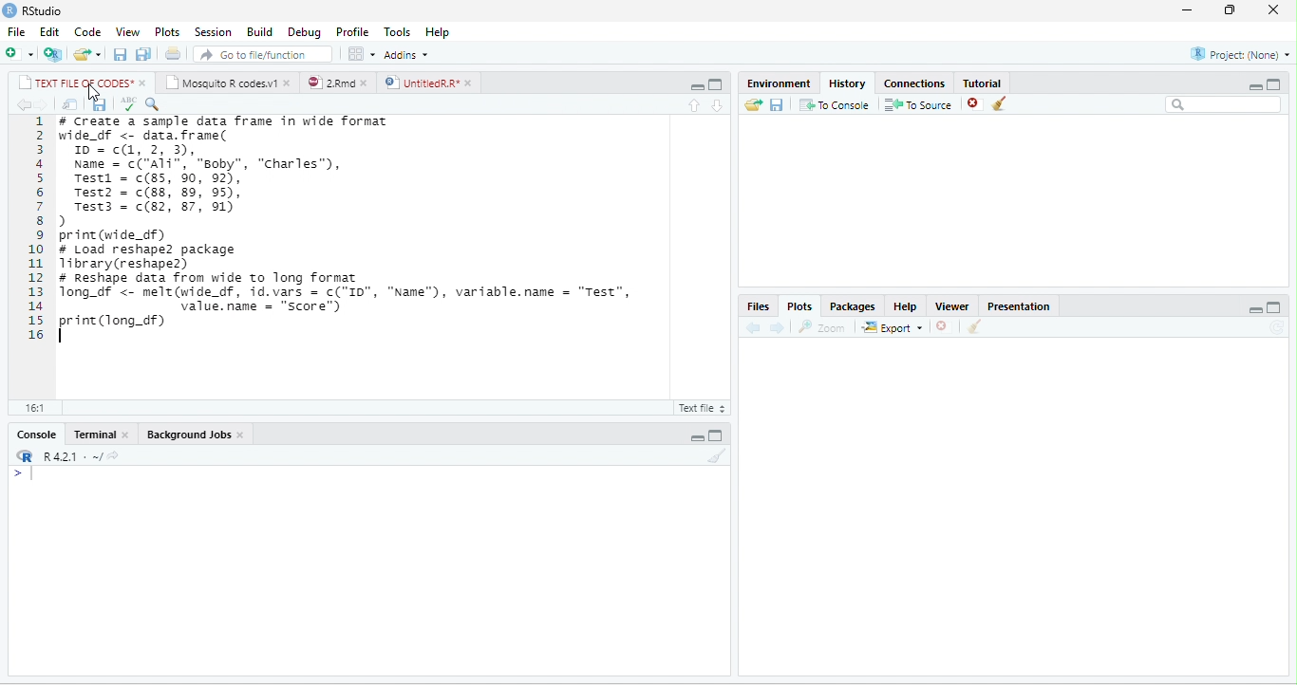 The width and height of the screenshot is (1297, 685). What do you see at coordinates (75, 82) in the screenshot?
I see `TEXT FILE OF CODES` at bounding box center [75, 82].